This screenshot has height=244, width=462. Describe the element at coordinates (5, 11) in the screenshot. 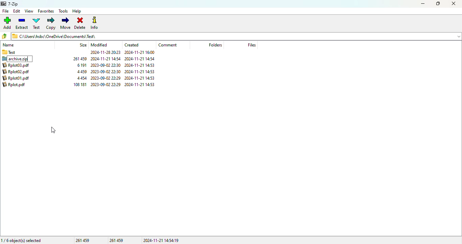

I see `file` at that location.